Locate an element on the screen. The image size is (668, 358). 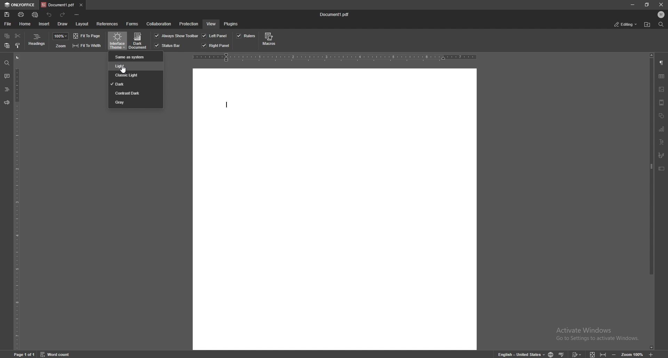
zoom in is located at coordinates (652, 354).